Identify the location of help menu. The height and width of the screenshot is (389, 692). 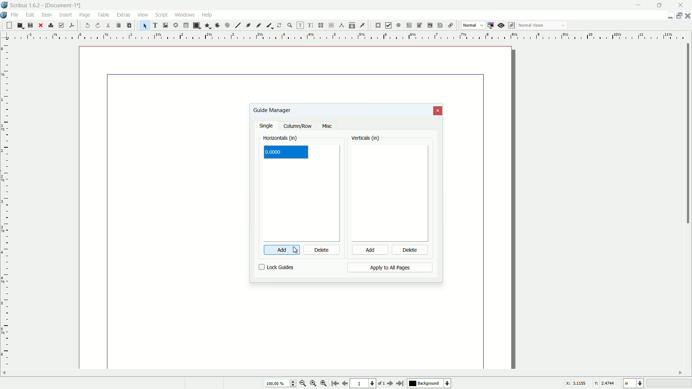
(207, 14).